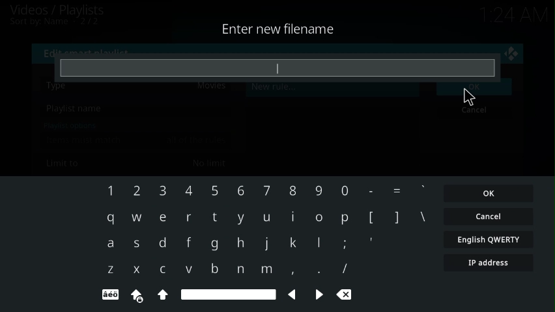  Describe the element at coordinates (161, 216) in the screenshot. I see `e` at that location.